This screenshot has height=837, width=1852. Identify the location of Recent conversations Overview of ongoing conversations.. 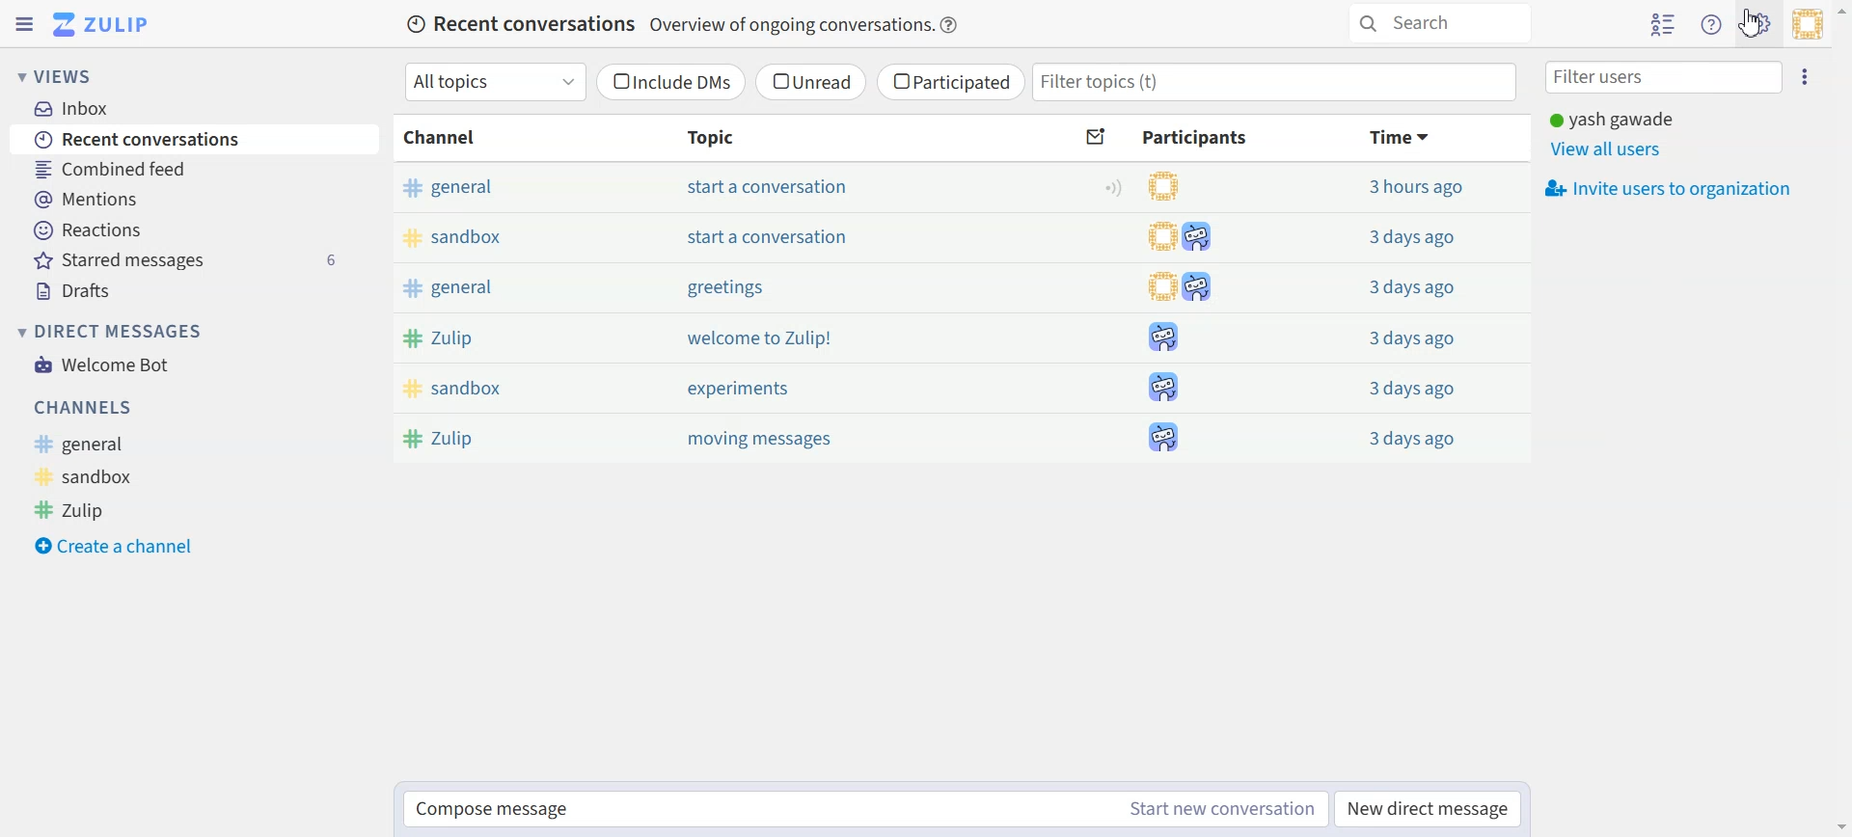
(668, 25).